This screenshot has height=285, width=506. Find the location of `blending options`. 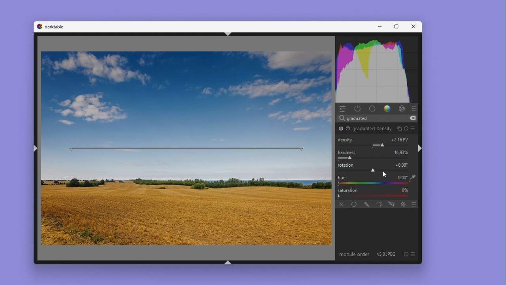

blending options is located at coordinates (413, 204).